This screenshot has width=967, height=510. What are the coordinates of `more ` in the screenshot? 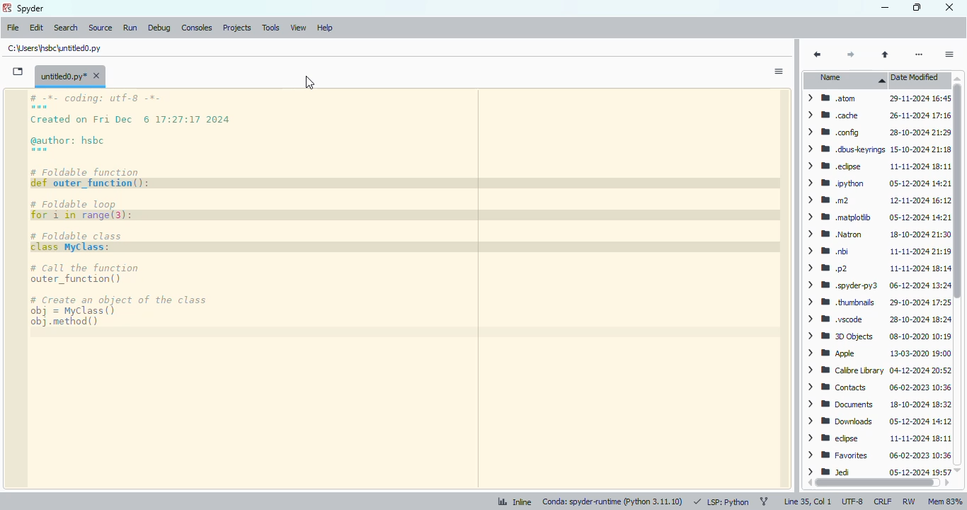 It's located at (920, 55).